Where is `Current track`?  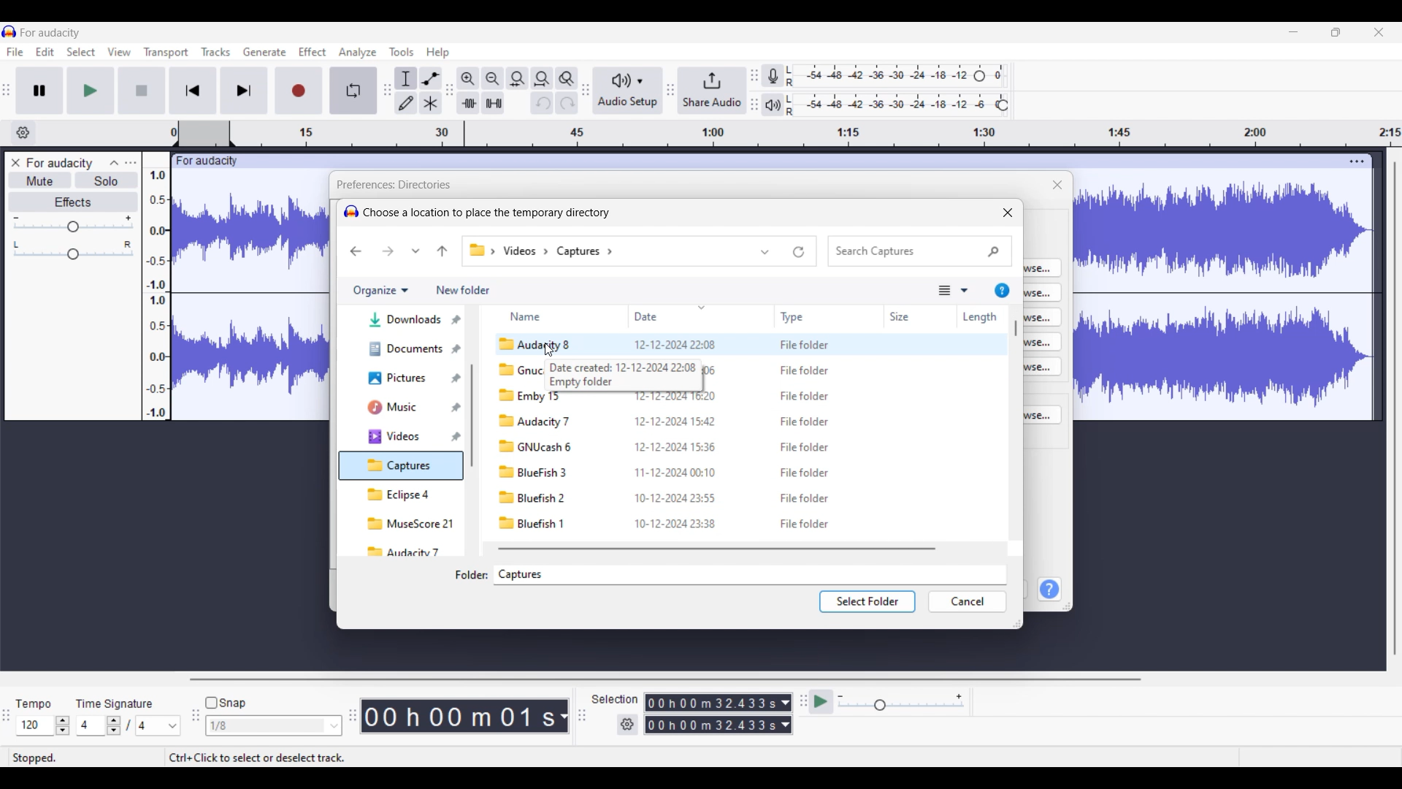 Current track is located at coordinates (1211, 286).